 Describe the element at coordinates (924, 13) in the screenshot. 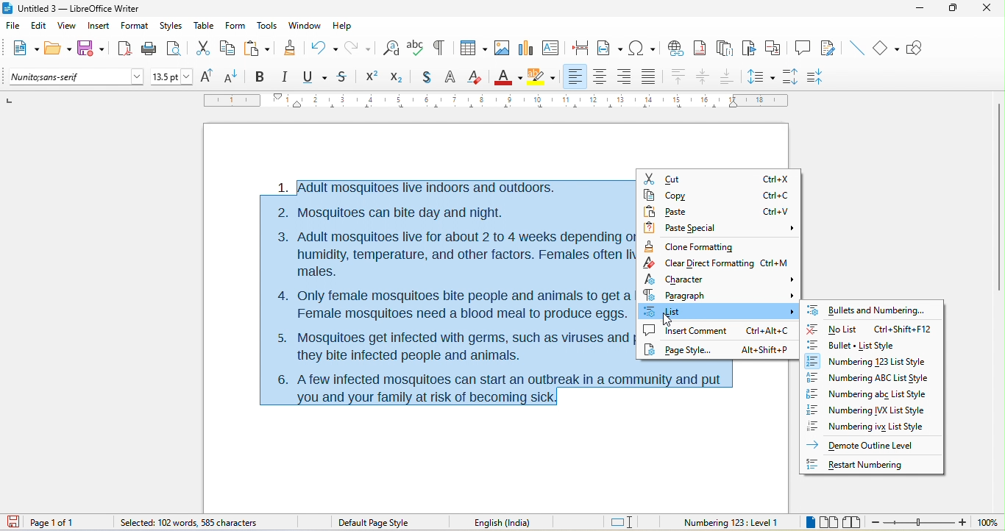

I see `minimize` at that location.